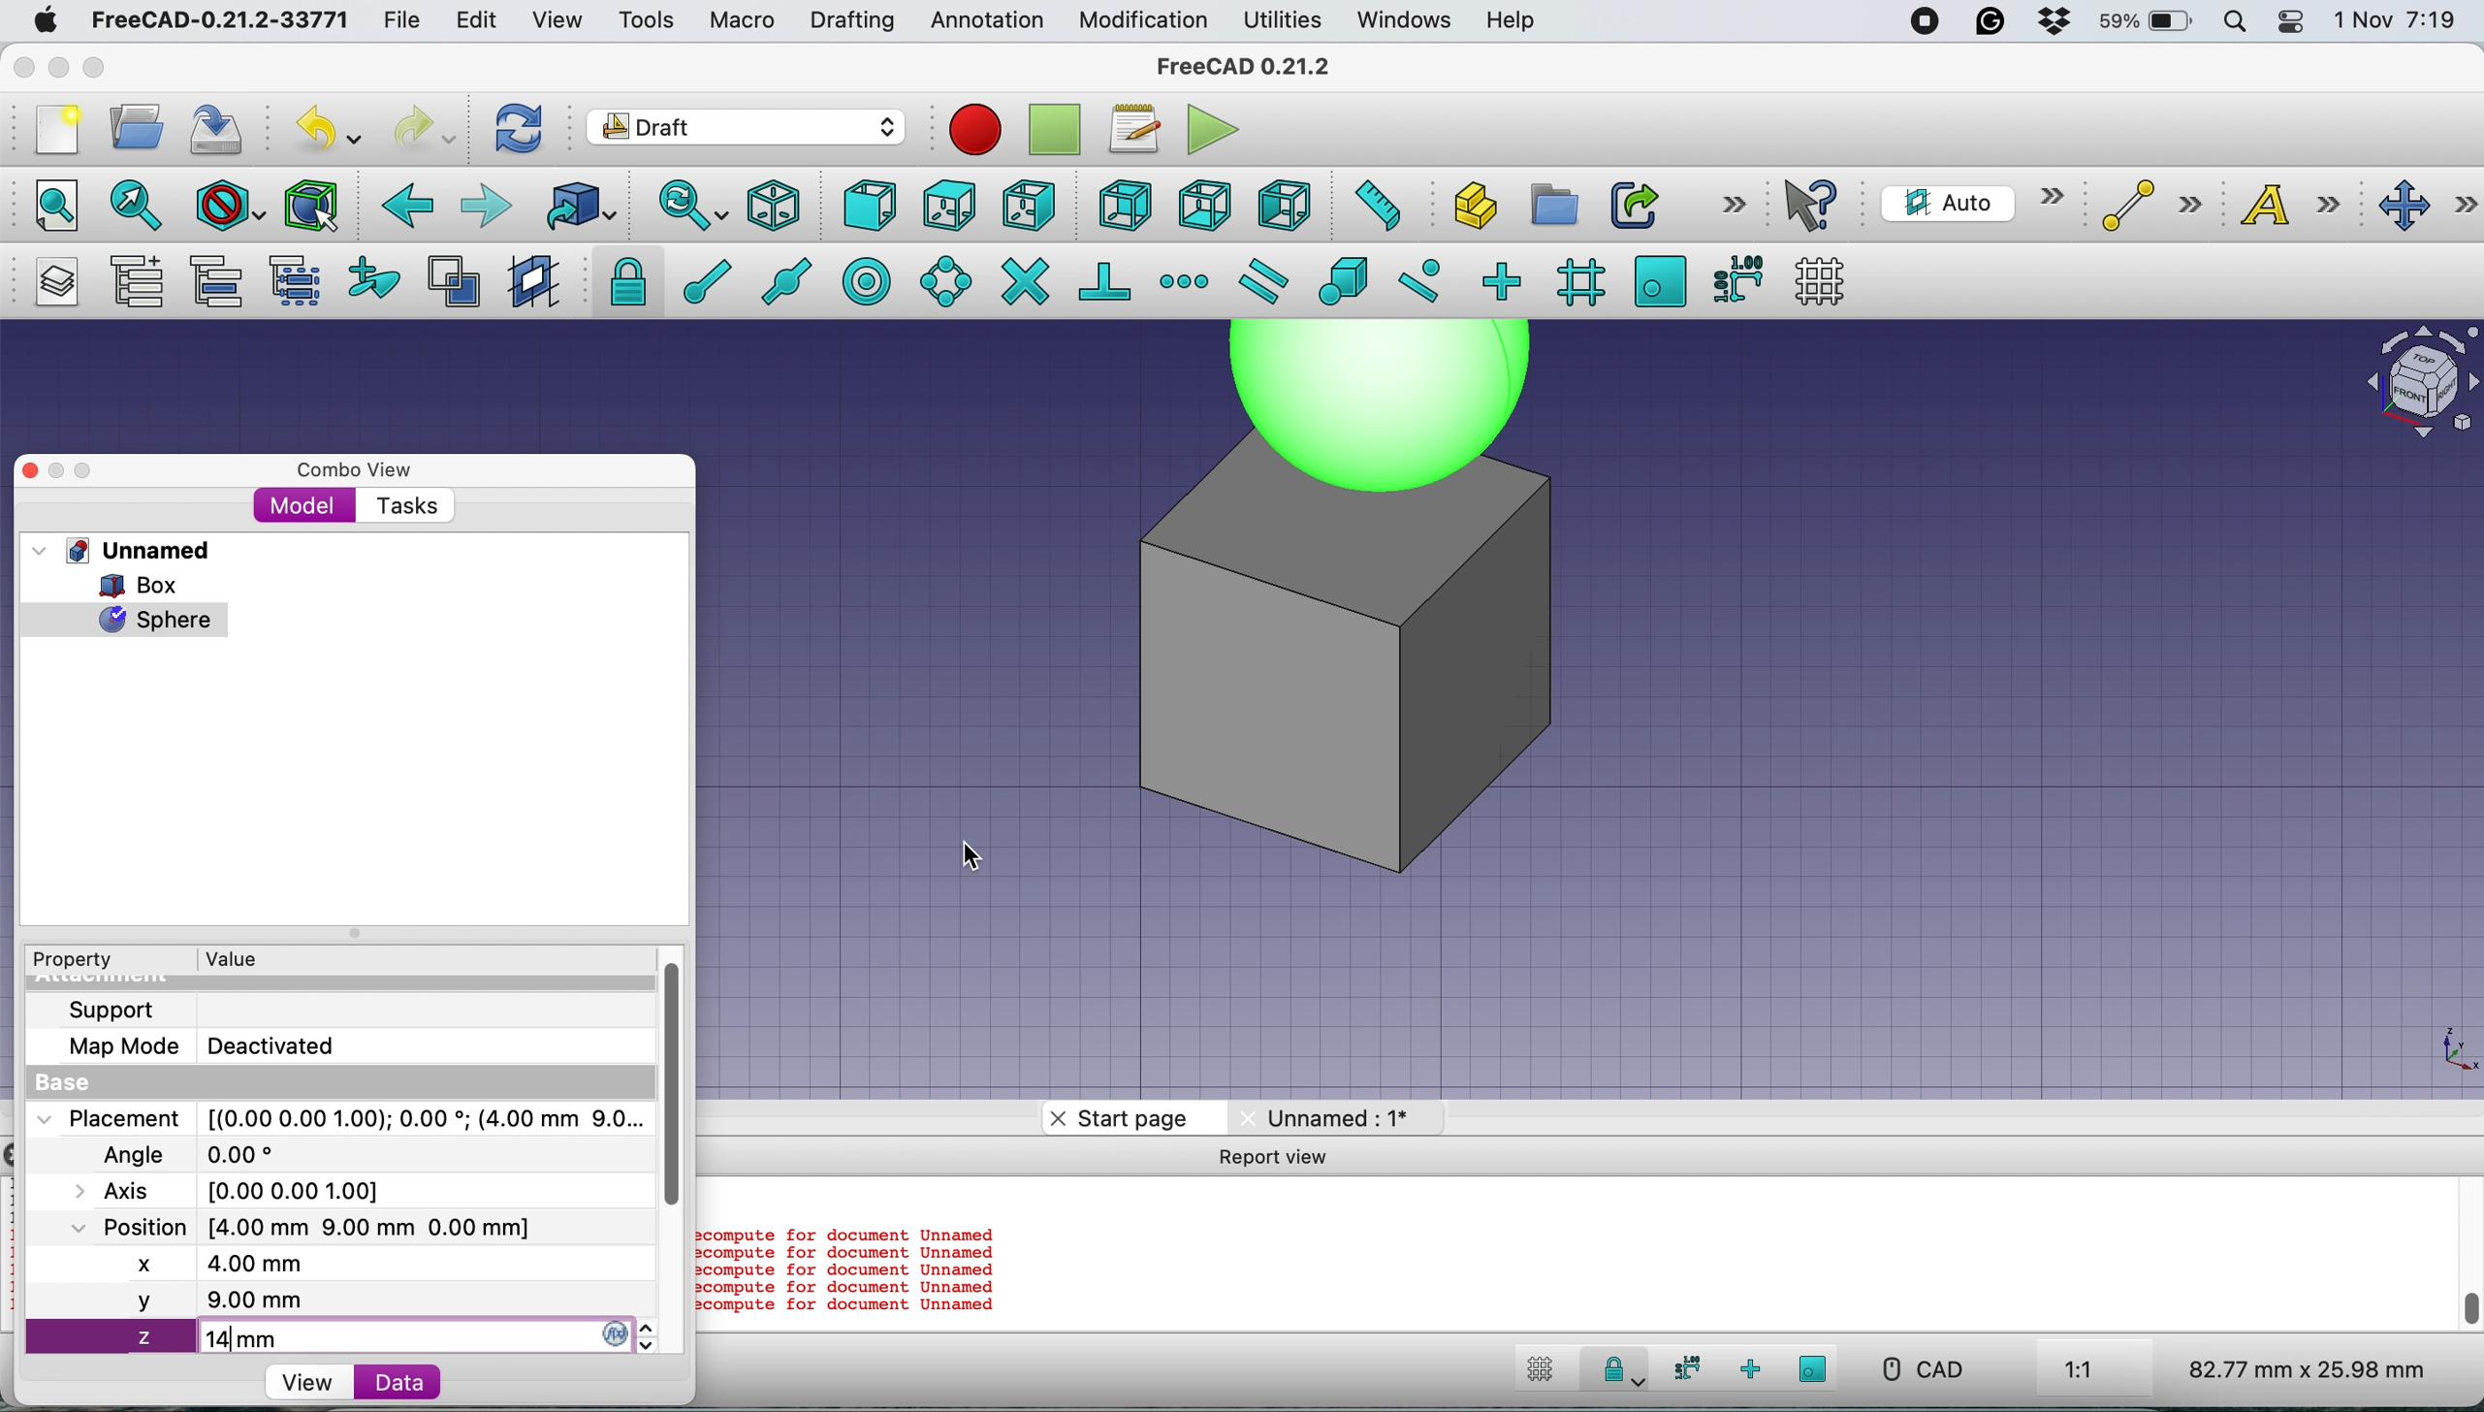 Image resolution: width=2484 pixels, height=1412 pixels. Describe the element at coordinates (1238, 1119) in the screenshot. I see `close tab` at that location.